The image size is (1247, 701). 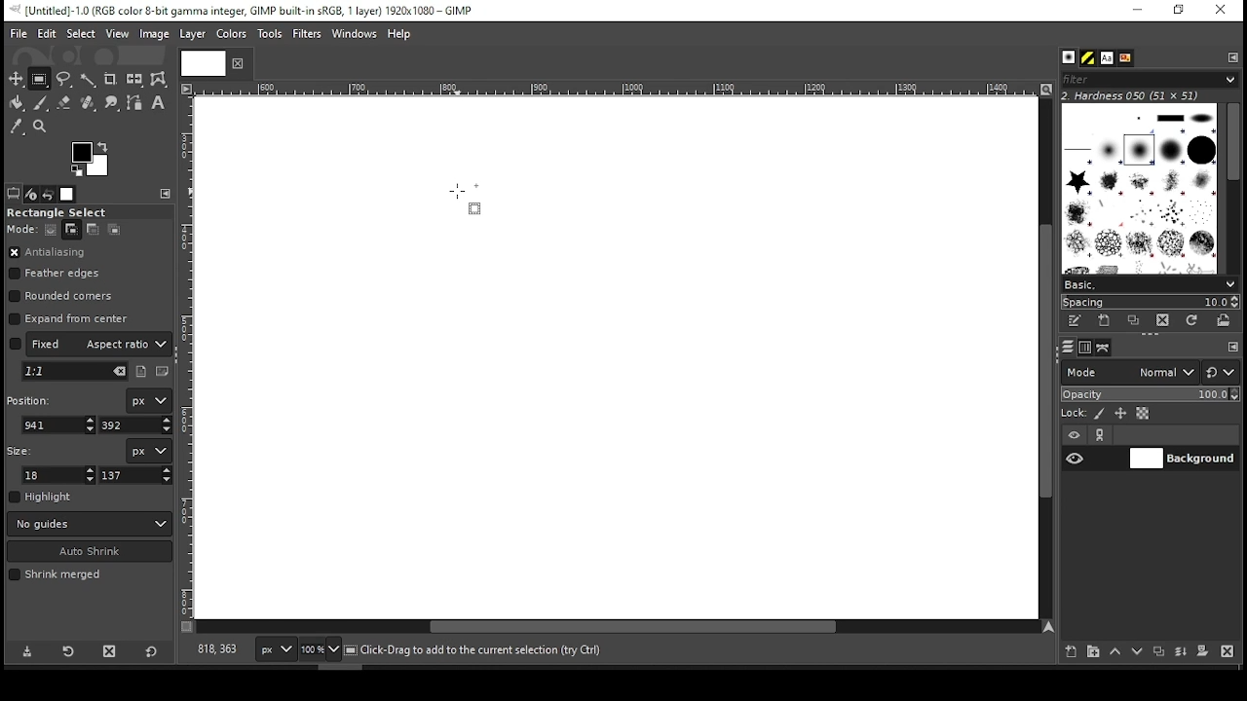 What do you see at coordinates (1129, 374) in the screenshot?
I see `mode` at bounding box center [1129, 374].